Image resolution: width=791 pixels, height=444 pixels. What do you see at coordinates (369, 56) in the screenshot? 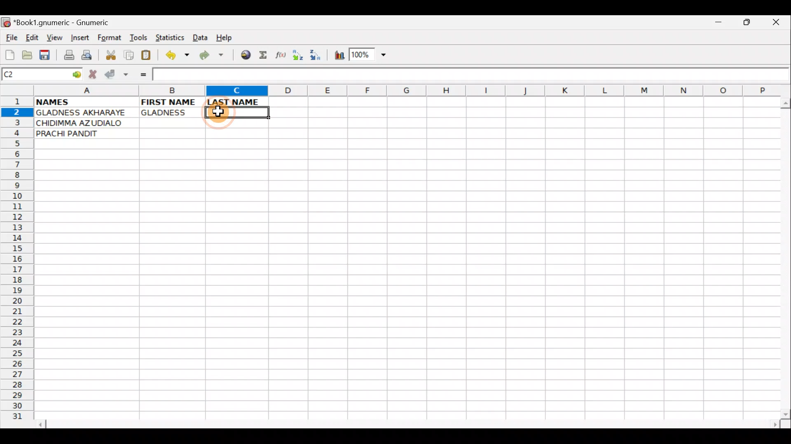
I see `Zoom` at bounding box center [369, 56].